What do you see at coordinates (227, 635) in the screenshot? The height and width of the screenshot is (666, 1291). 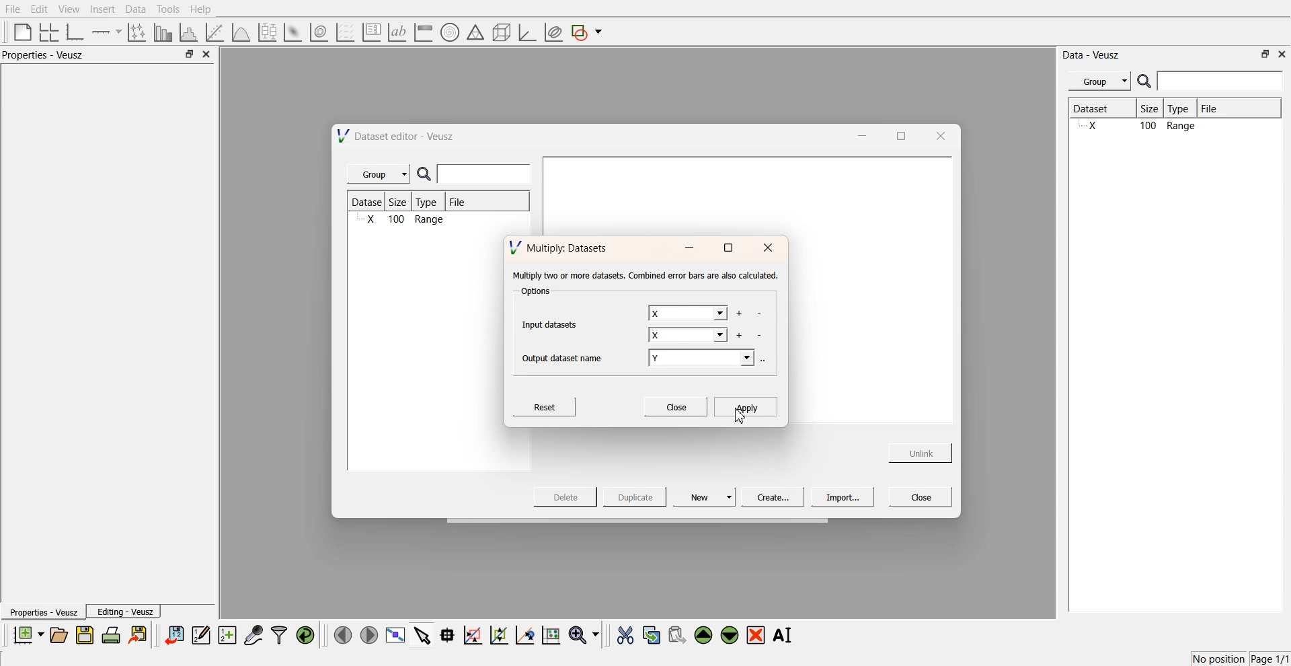 I see `create new datasets` at bounding box center [227, 635].